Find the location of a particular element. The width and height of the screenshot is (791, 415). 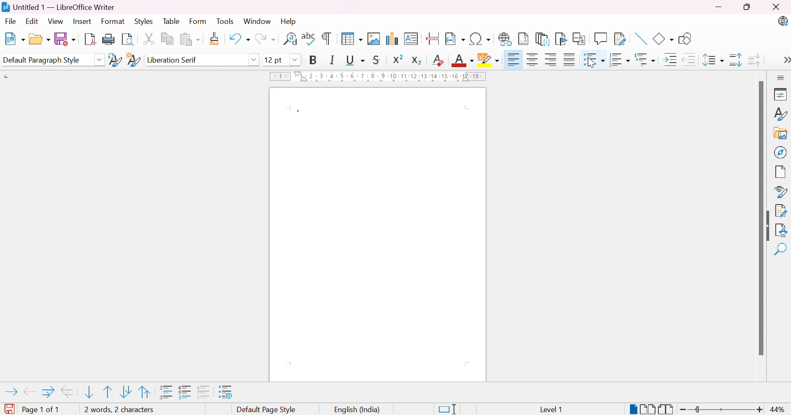

Strikethrough is located at coordinates (376, 61).